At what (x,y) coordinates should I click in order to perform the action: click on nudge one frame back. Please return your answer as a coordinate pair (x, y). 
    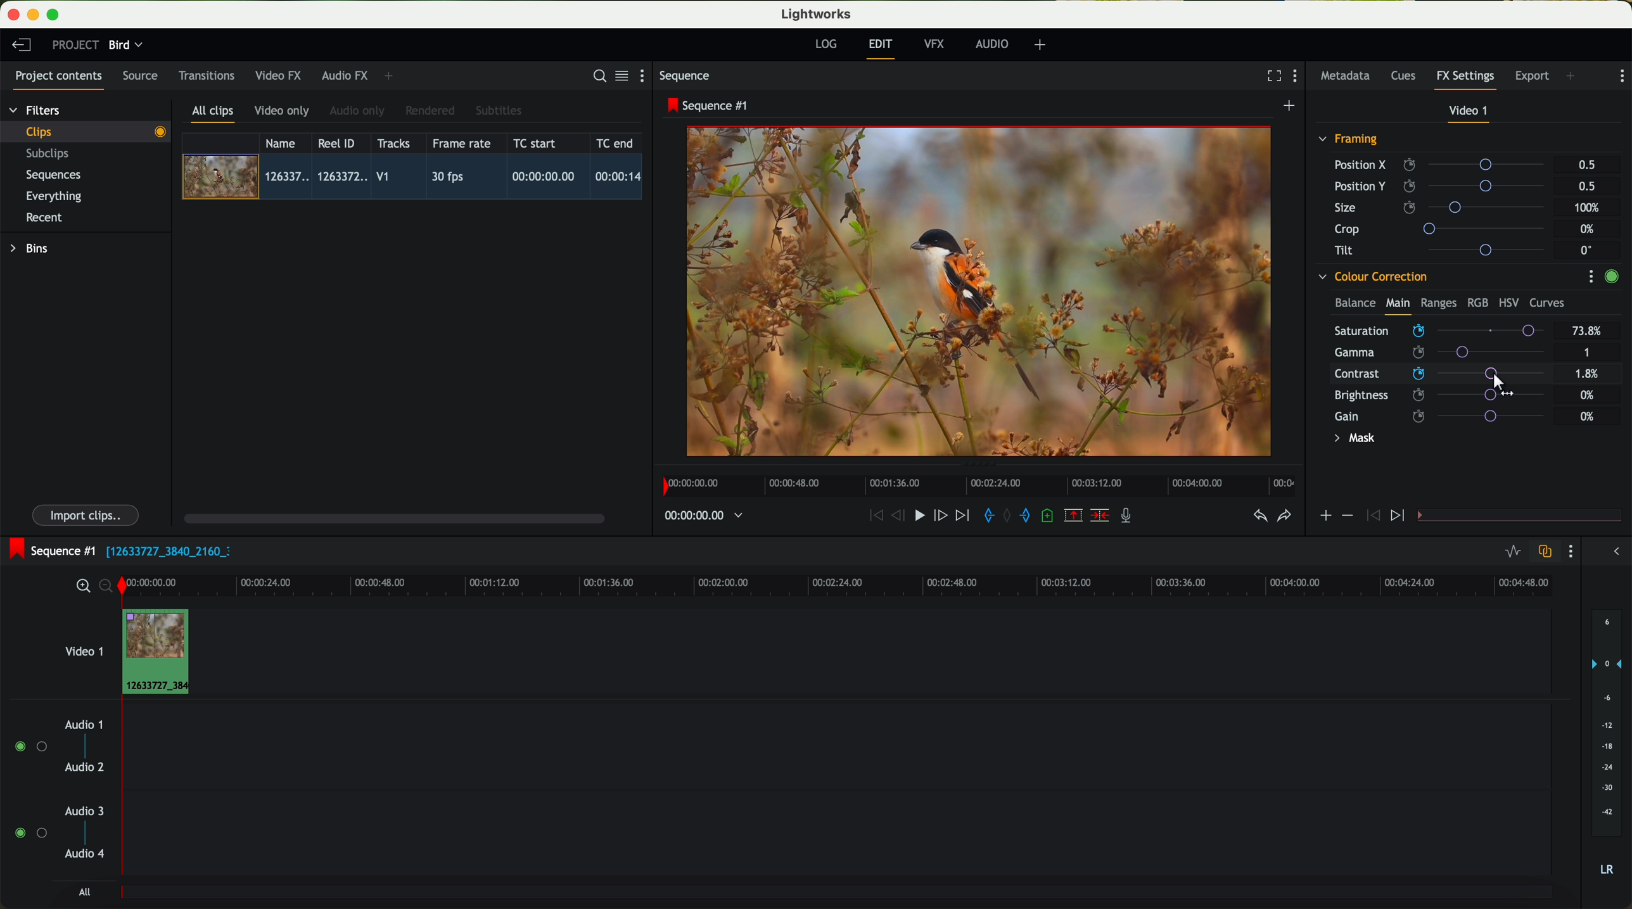
    Looking at the image, I should click on (900, 517).